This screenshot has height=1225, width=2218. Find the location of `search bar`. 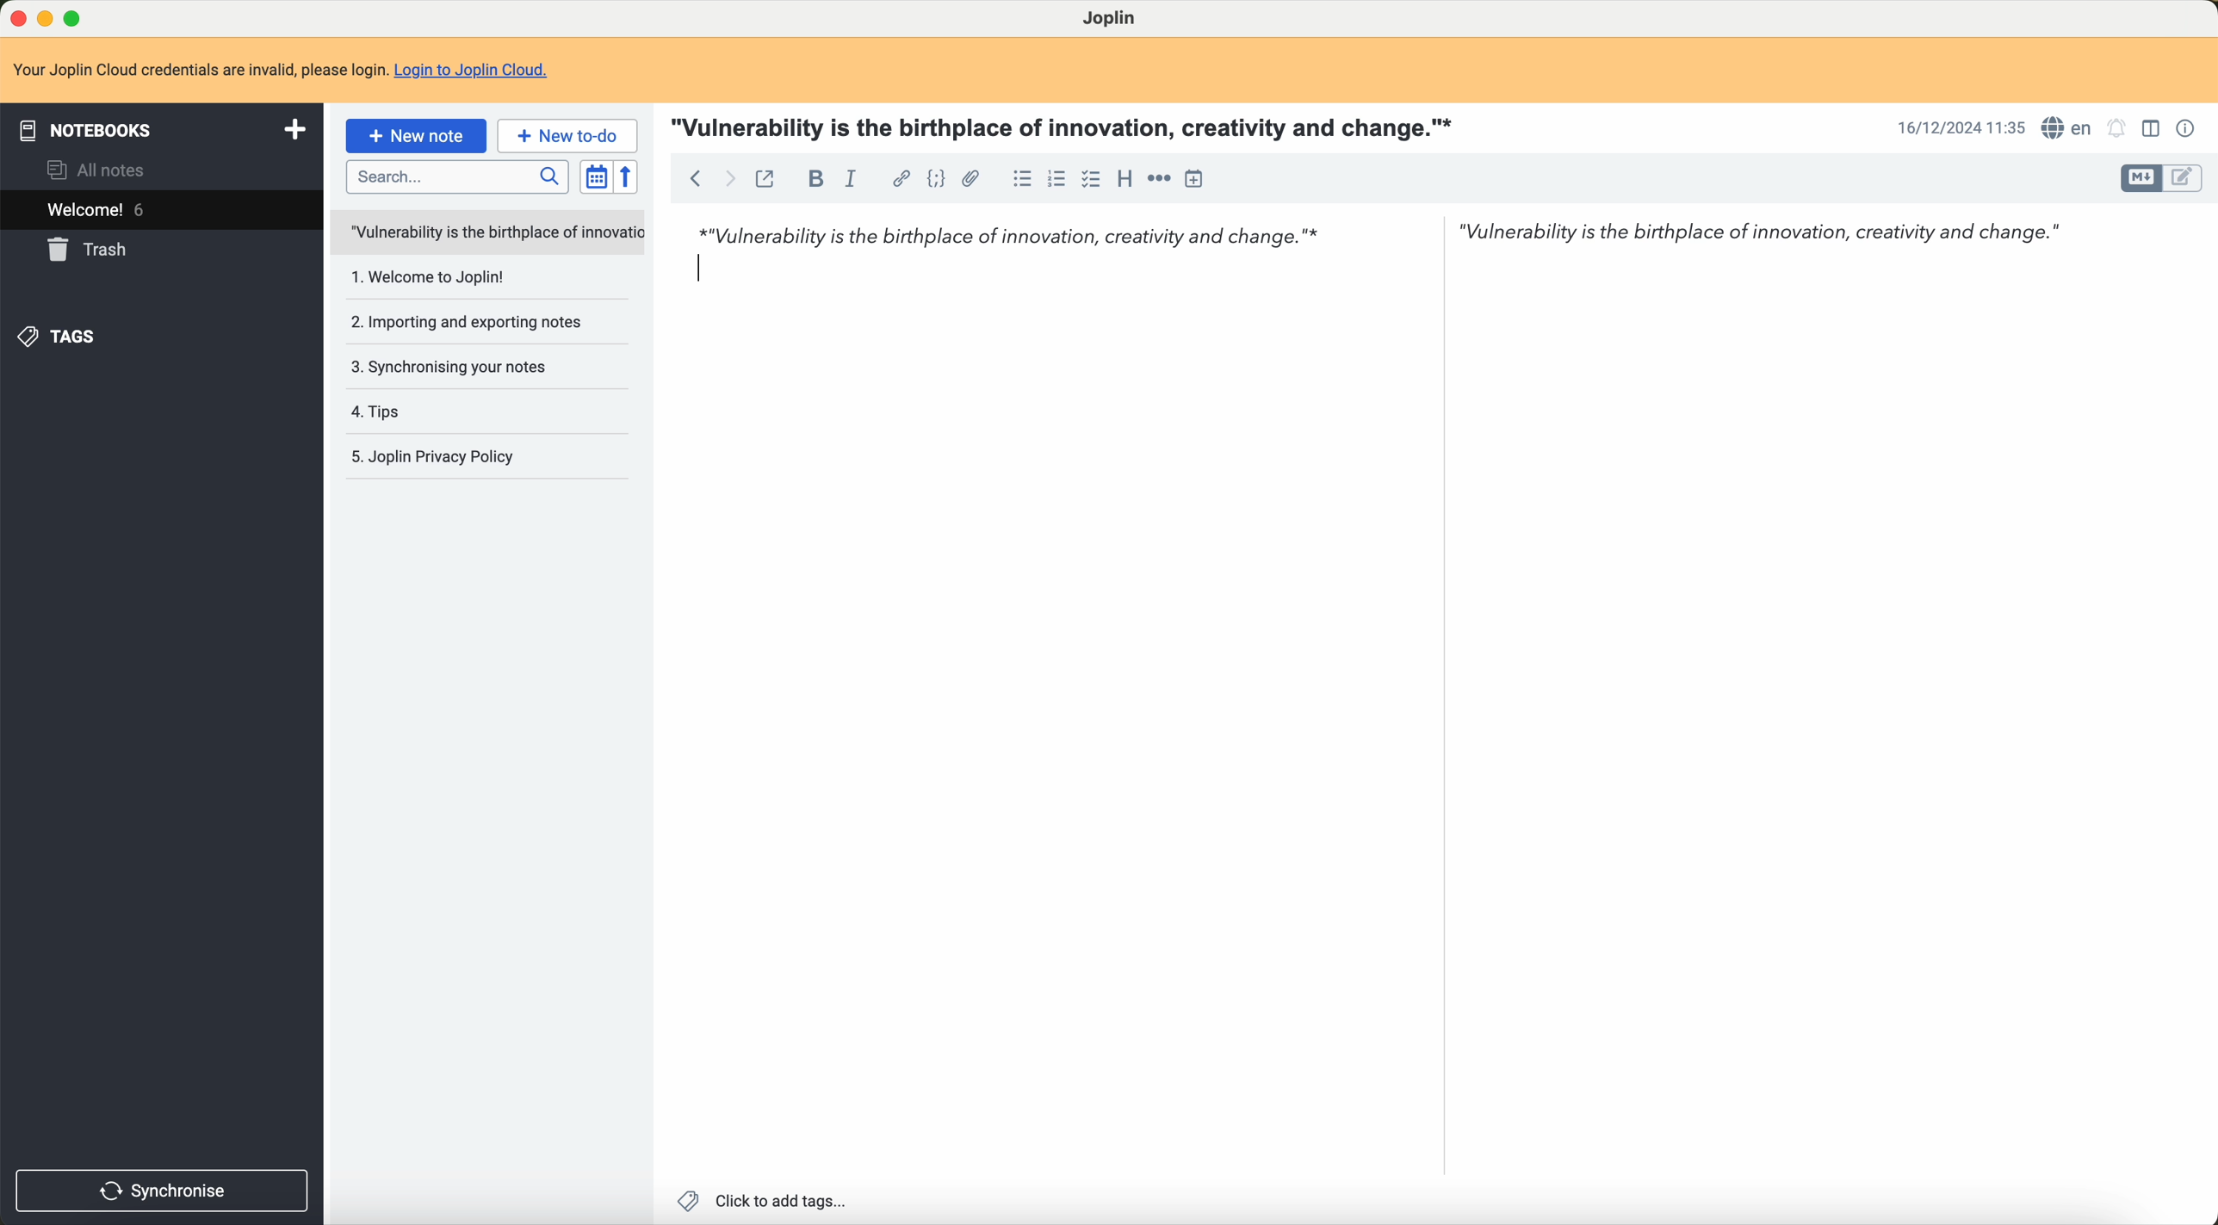

search bar is located at coordinates (453, 176).